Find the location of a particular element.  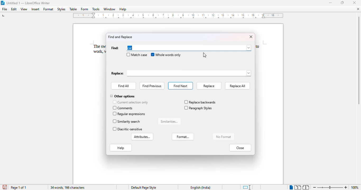

book view is located at coordinates (306, 188).